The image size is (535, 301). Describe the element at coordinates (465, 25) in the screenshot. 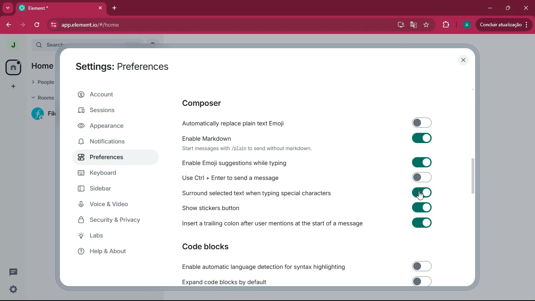

I see `profile` at that location.